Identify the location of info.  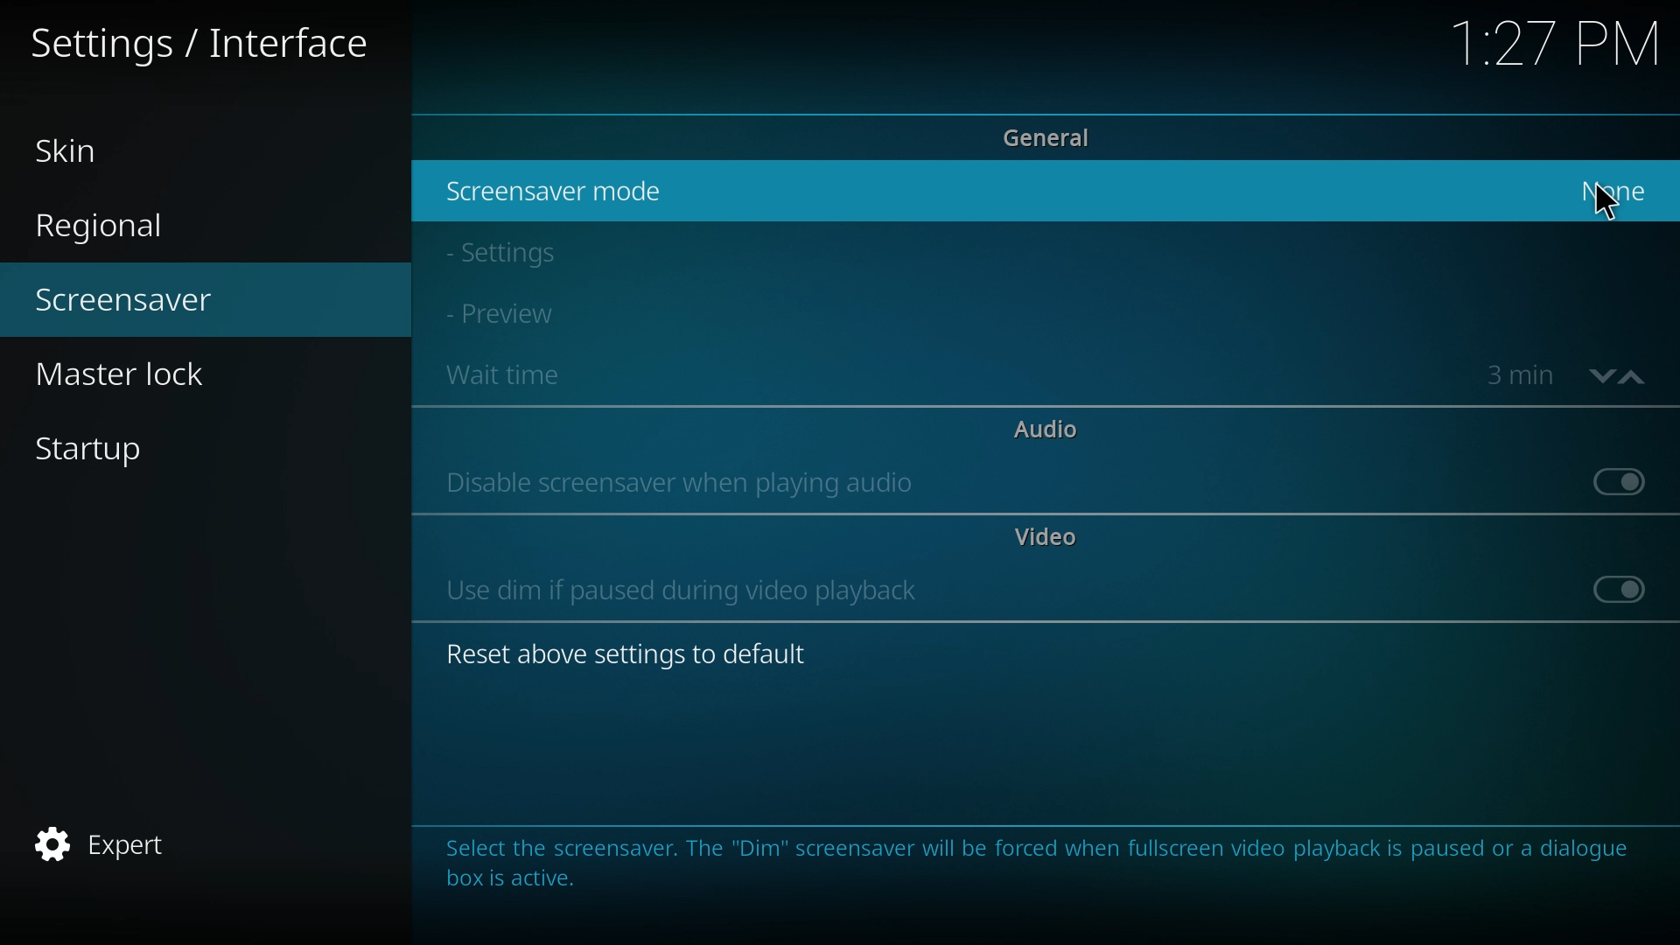
(1045, 877).